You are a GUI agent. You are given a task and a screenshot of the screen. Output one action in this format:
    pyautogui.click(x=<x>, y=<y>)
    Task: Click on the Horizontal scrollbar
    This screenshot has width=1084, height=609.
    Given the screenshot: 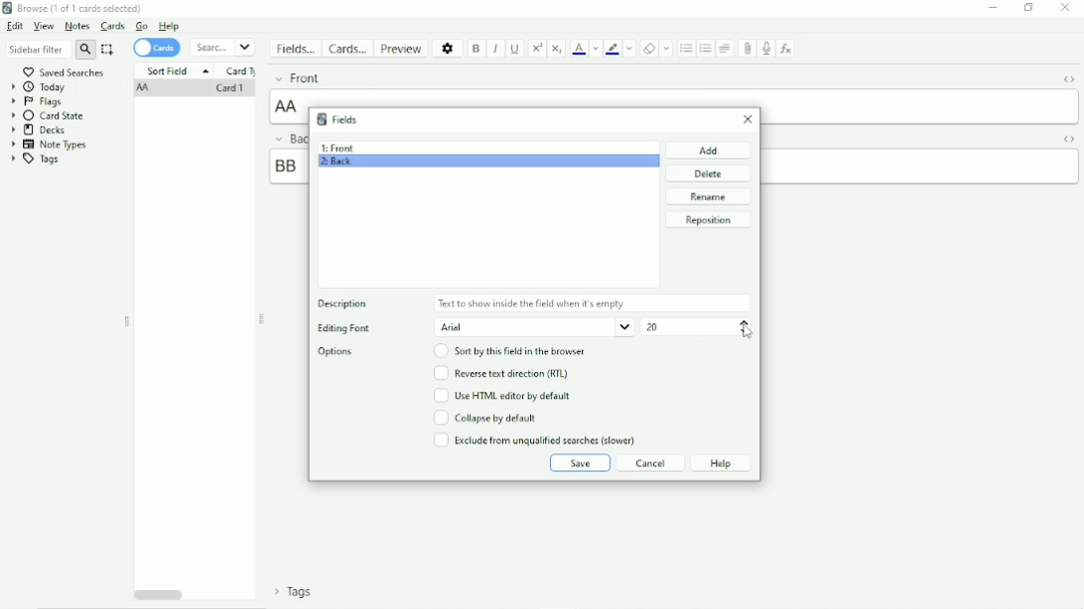 What is the action you would take?
    pyautogui.click(x=159, y=593)
    